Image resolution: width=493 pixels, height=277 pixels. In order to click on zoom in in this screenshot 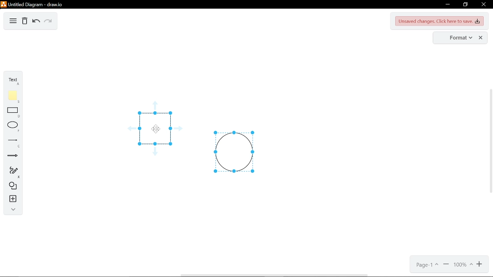, I will do `click(480, 265)`.